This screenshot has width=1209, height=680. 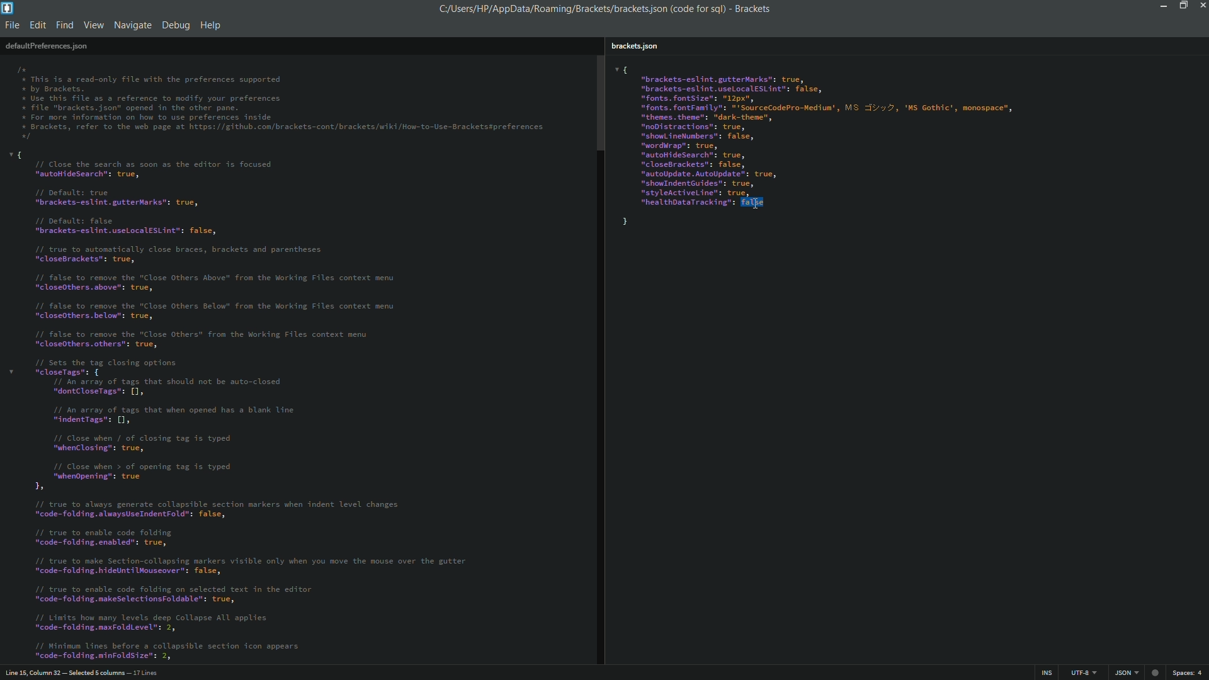 I want to click on Minimize, so click(x=1161, y=5).